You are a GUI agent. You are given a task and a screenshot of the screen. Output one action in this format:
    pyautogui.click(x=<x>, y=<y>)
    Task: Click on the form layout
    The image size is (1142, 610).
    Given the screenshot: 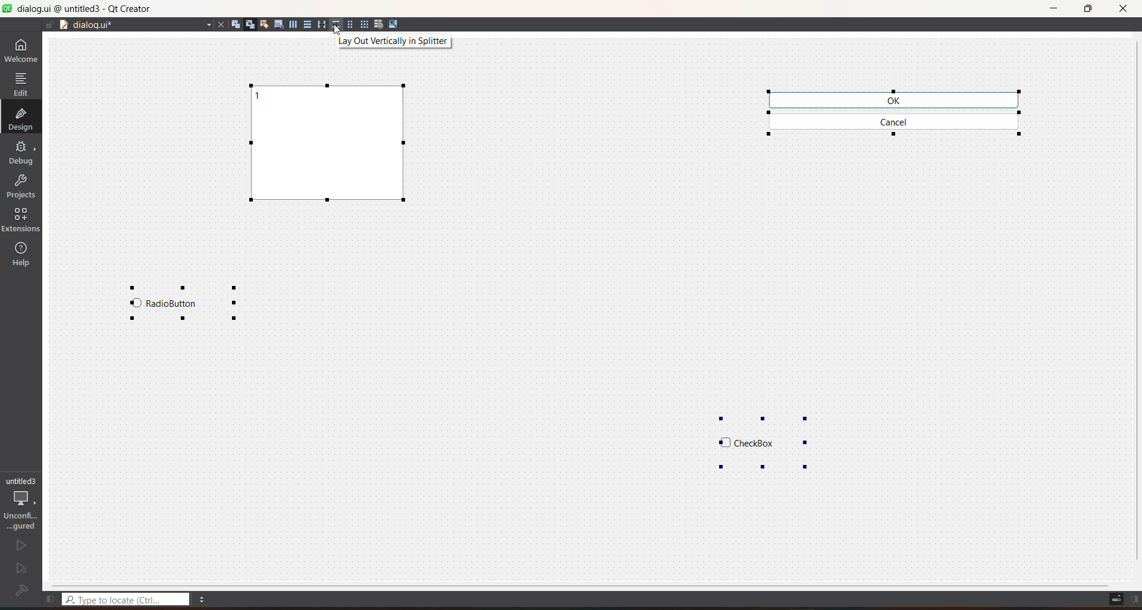 What is the action you would take?
    pyautogui.click(x=349, y=25)
    